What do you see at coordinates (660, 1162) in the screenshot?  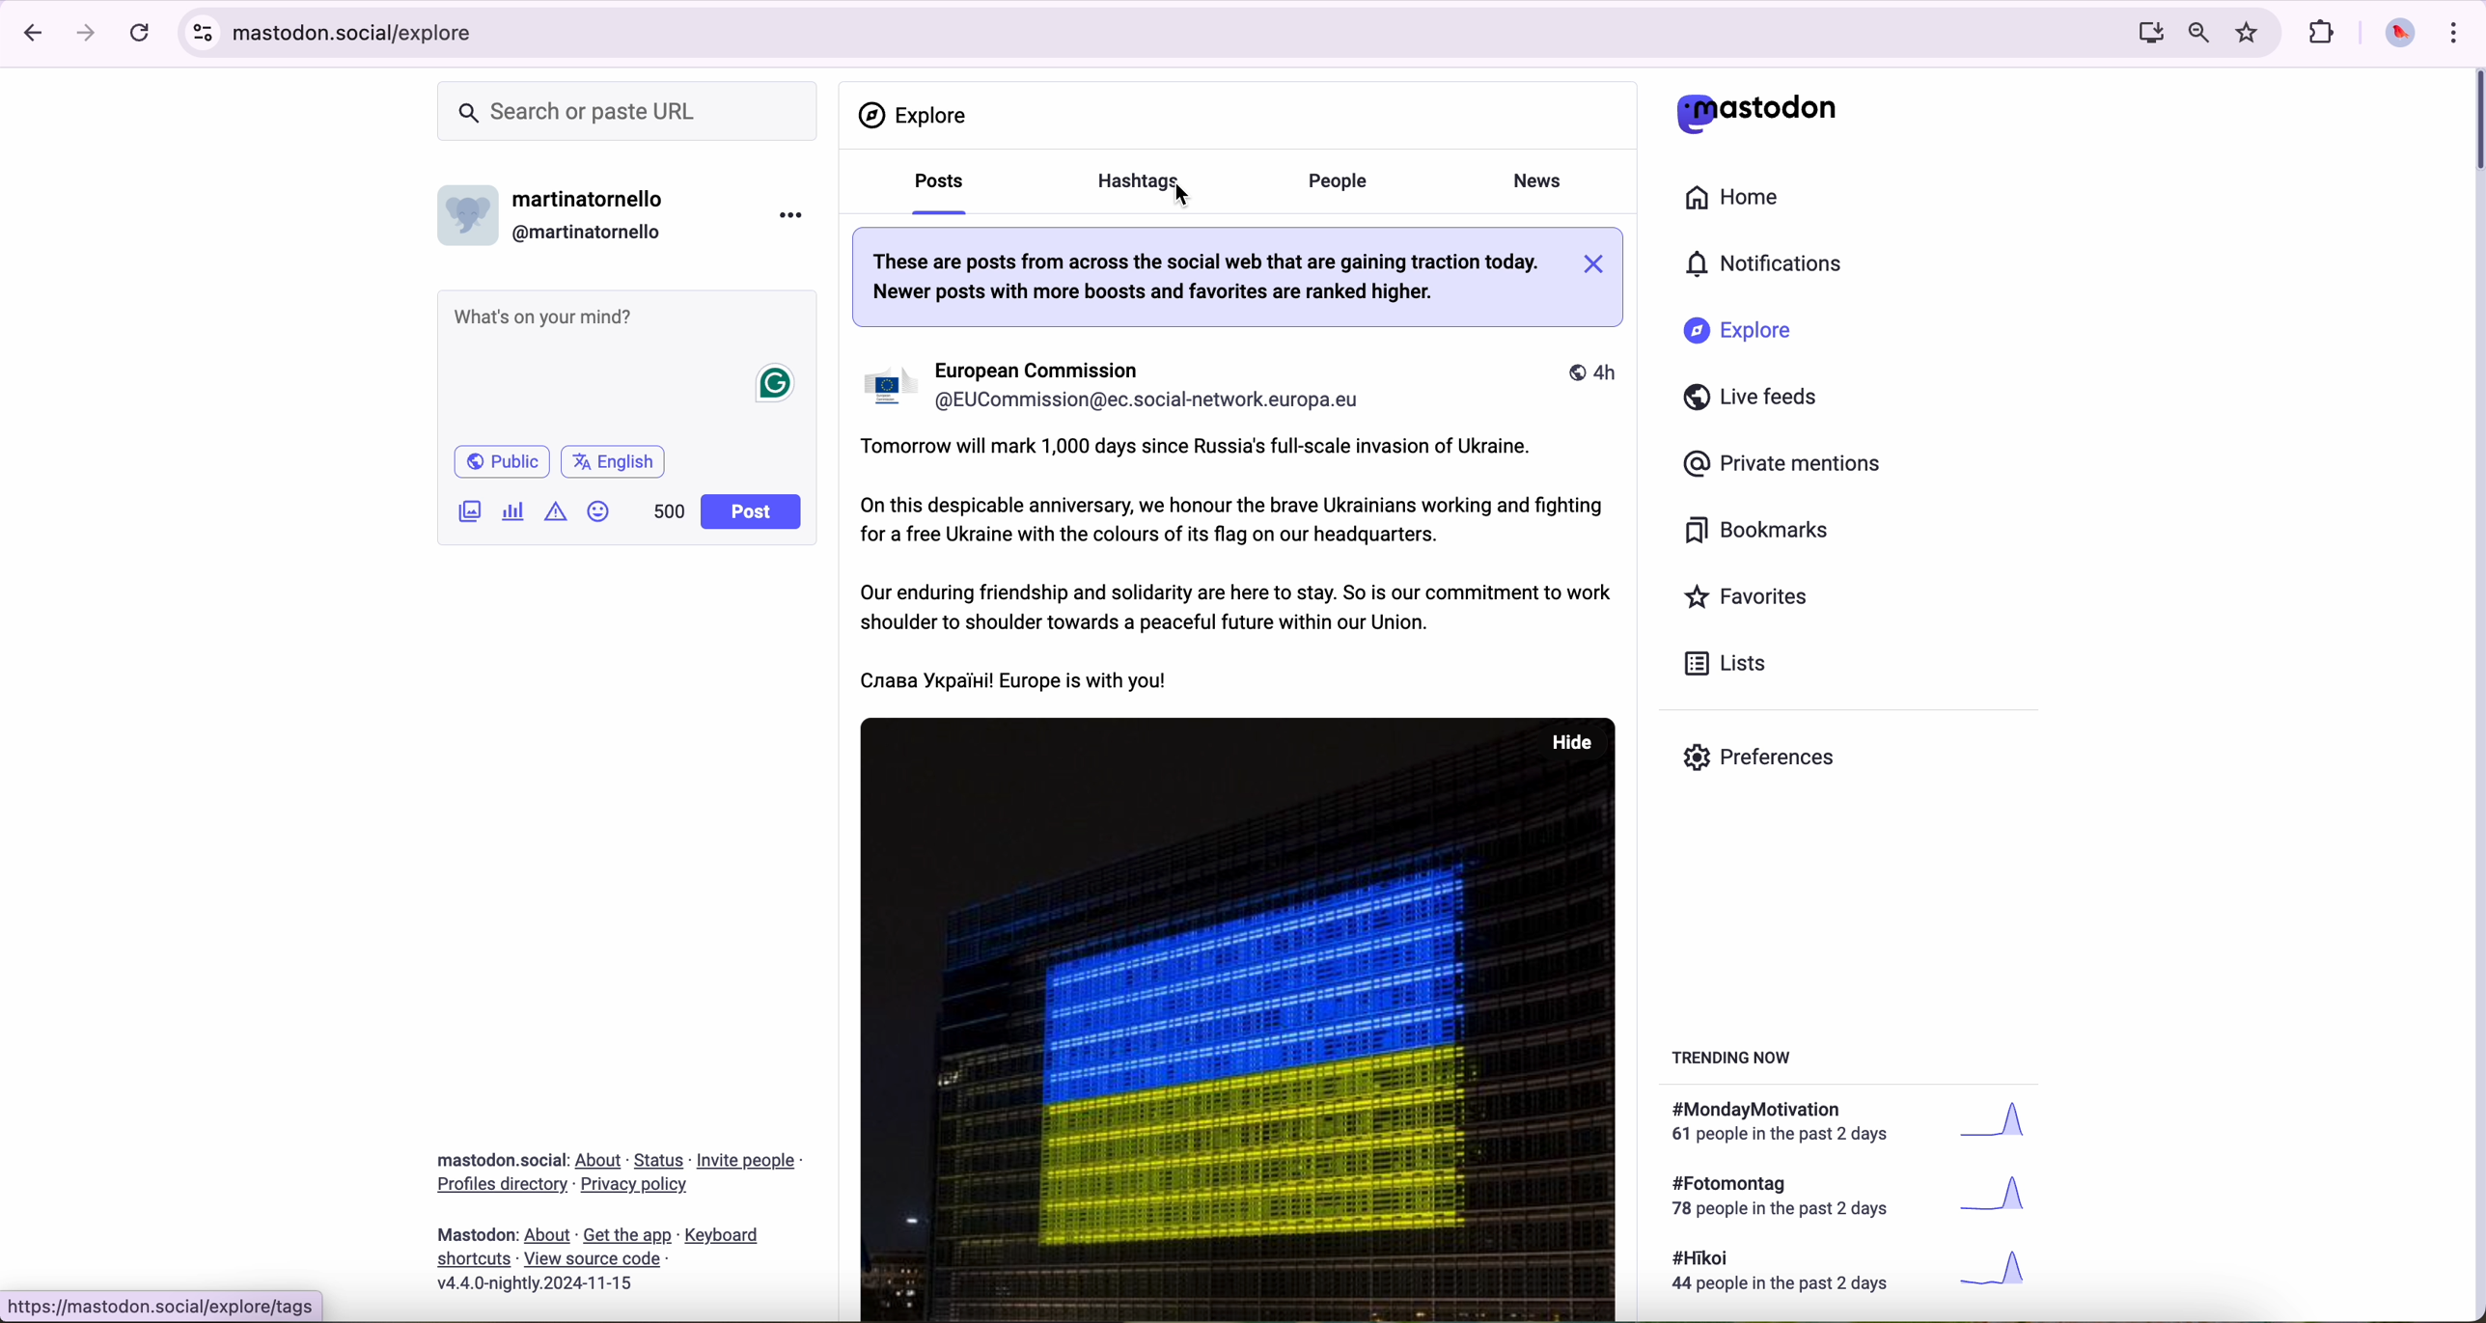 I see `link` at bounding box center [660, 1162].